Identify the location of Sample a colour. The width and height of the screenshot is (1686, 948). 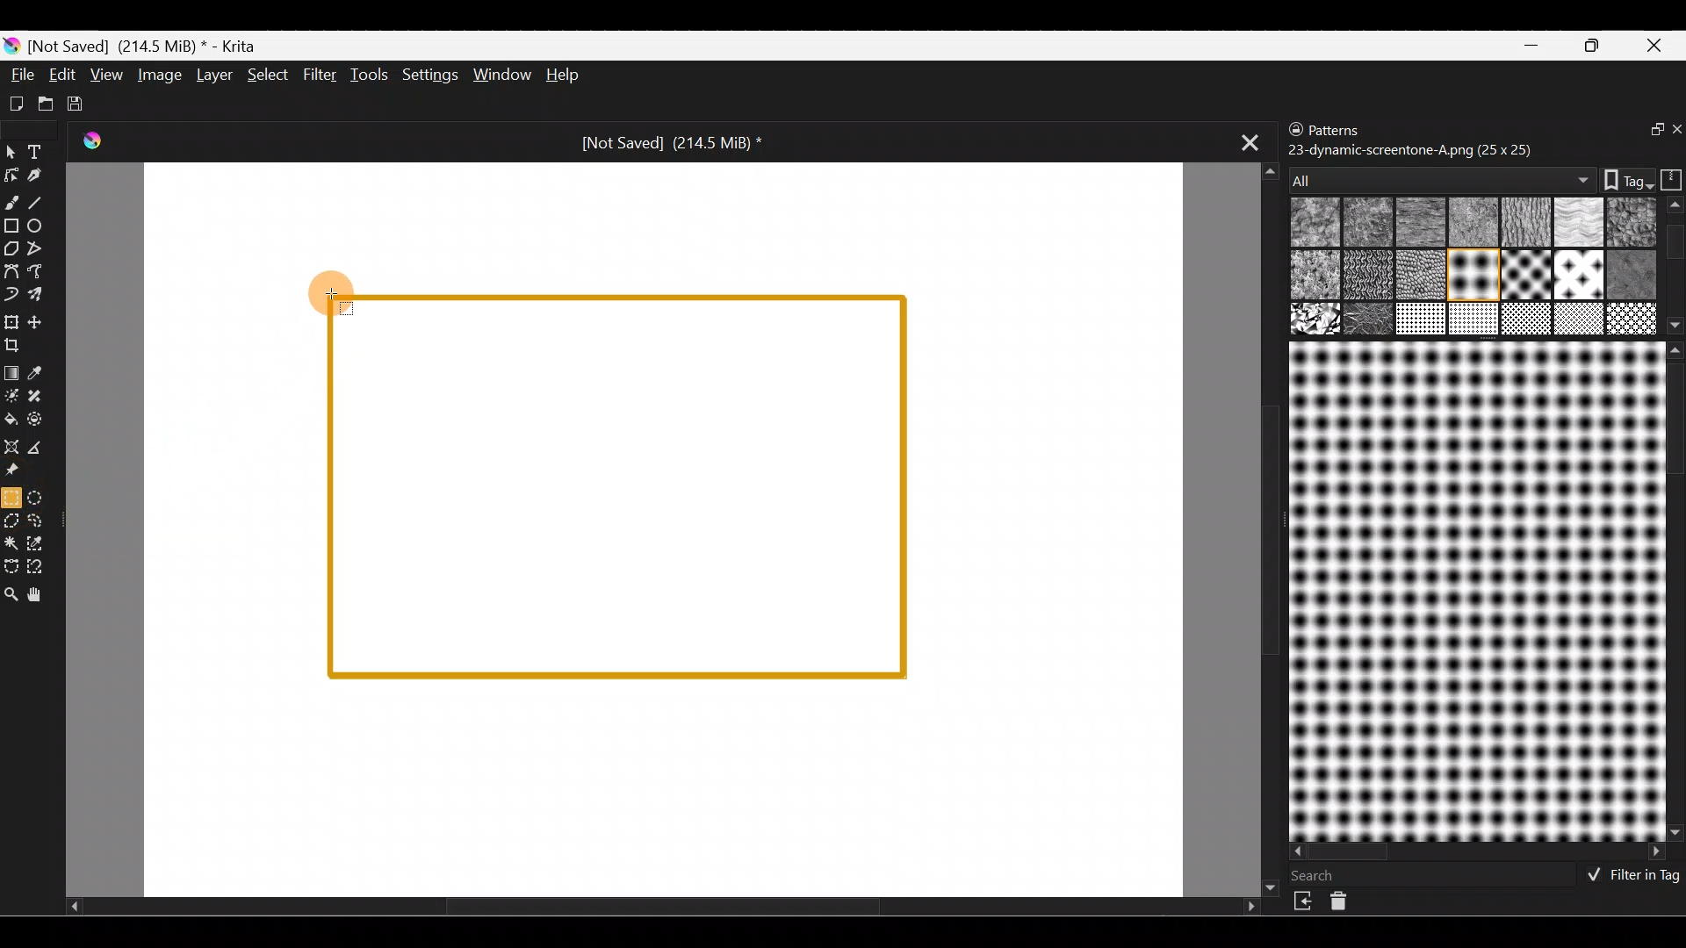
(46, 372).